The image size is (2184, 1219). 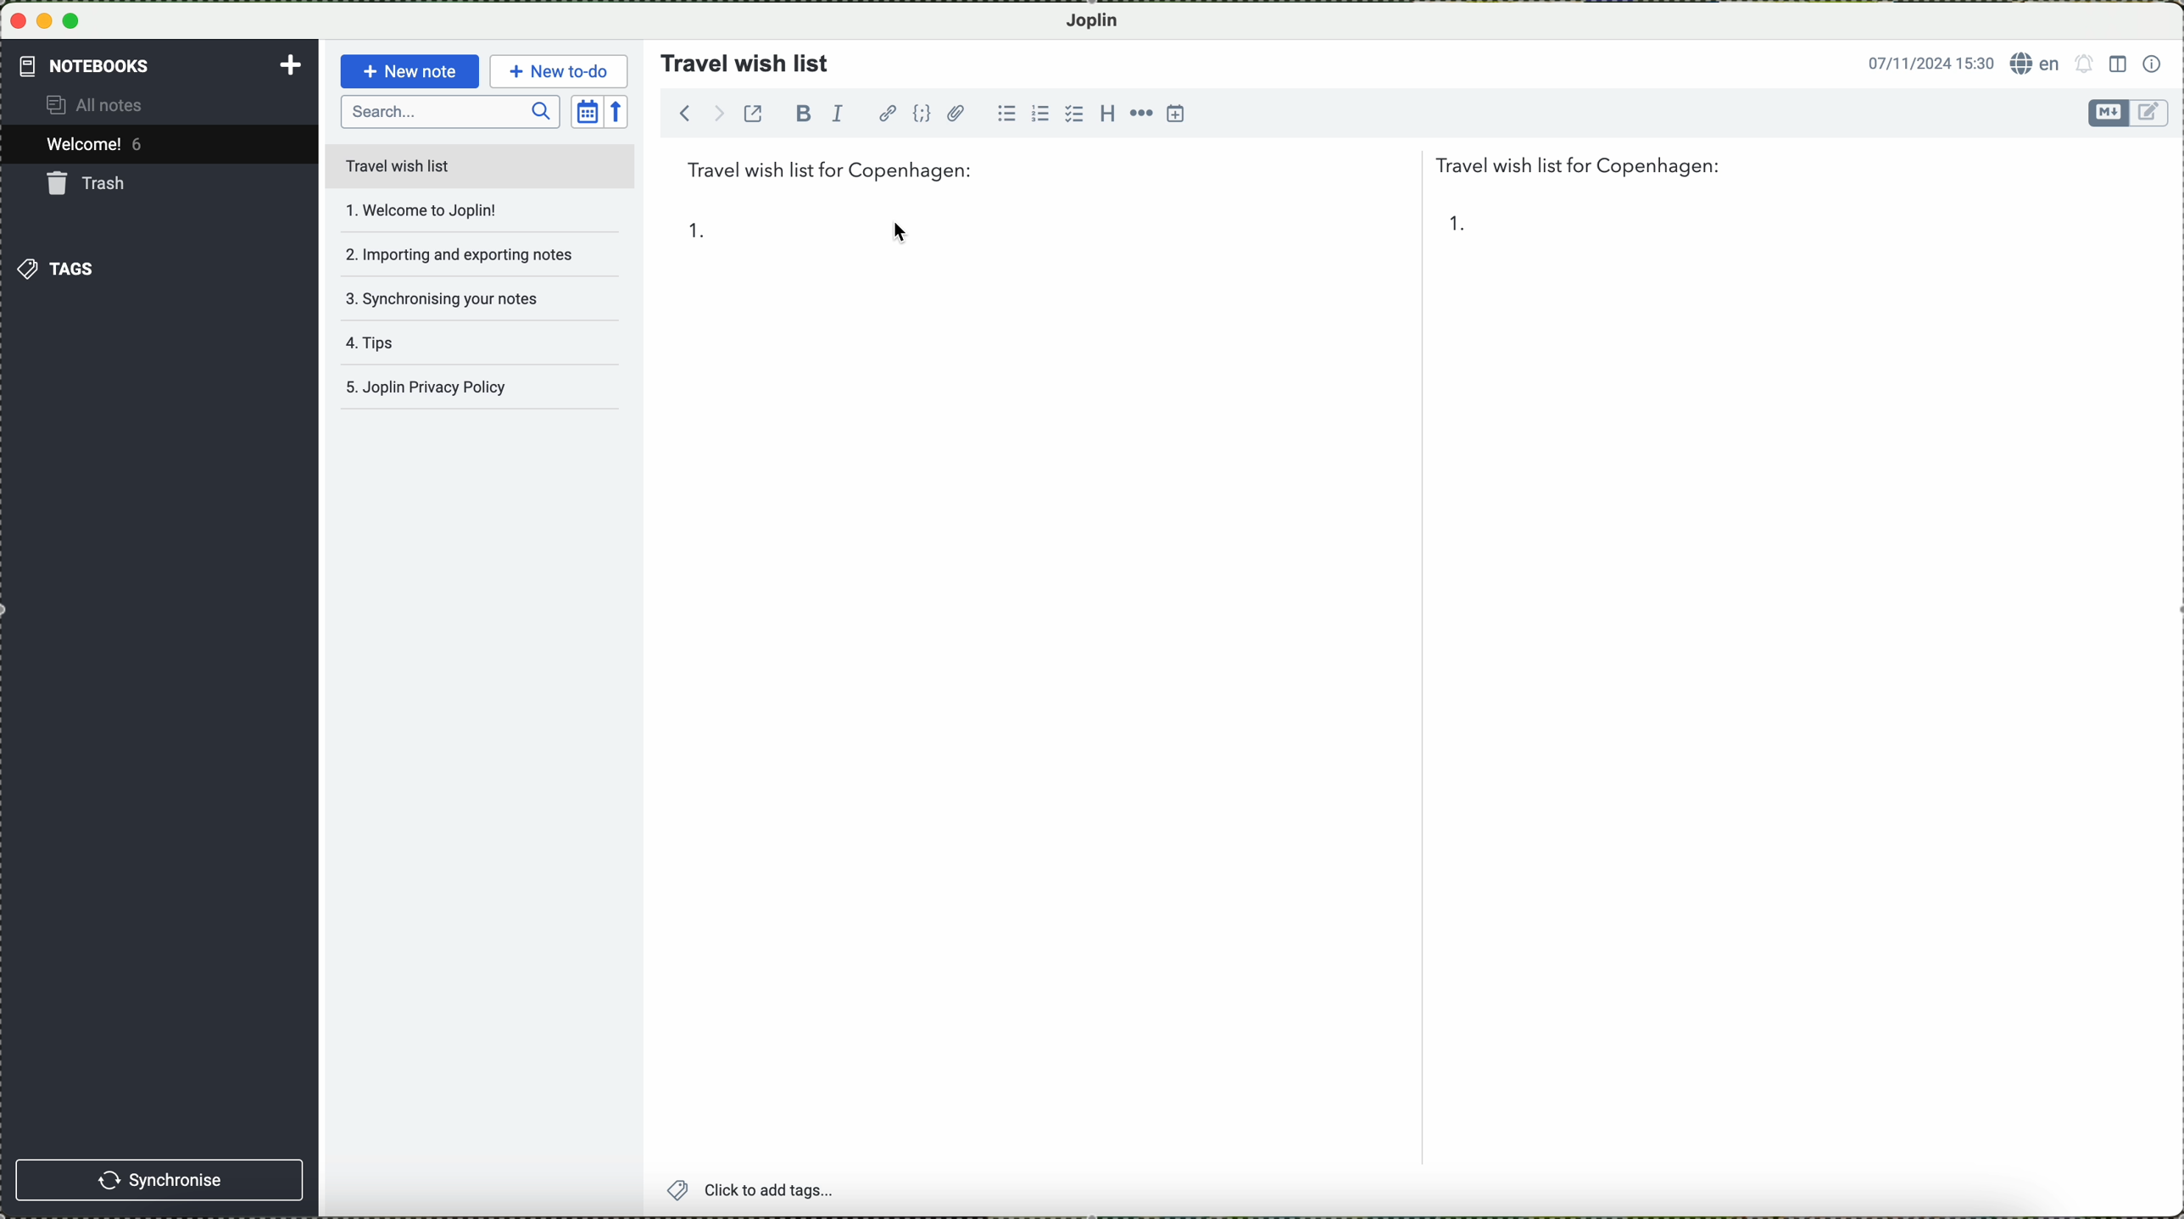 What do you see at coordinates (621, 110) in the screenshot?
I see `reverse sort order` at bounding box center [621, 110].